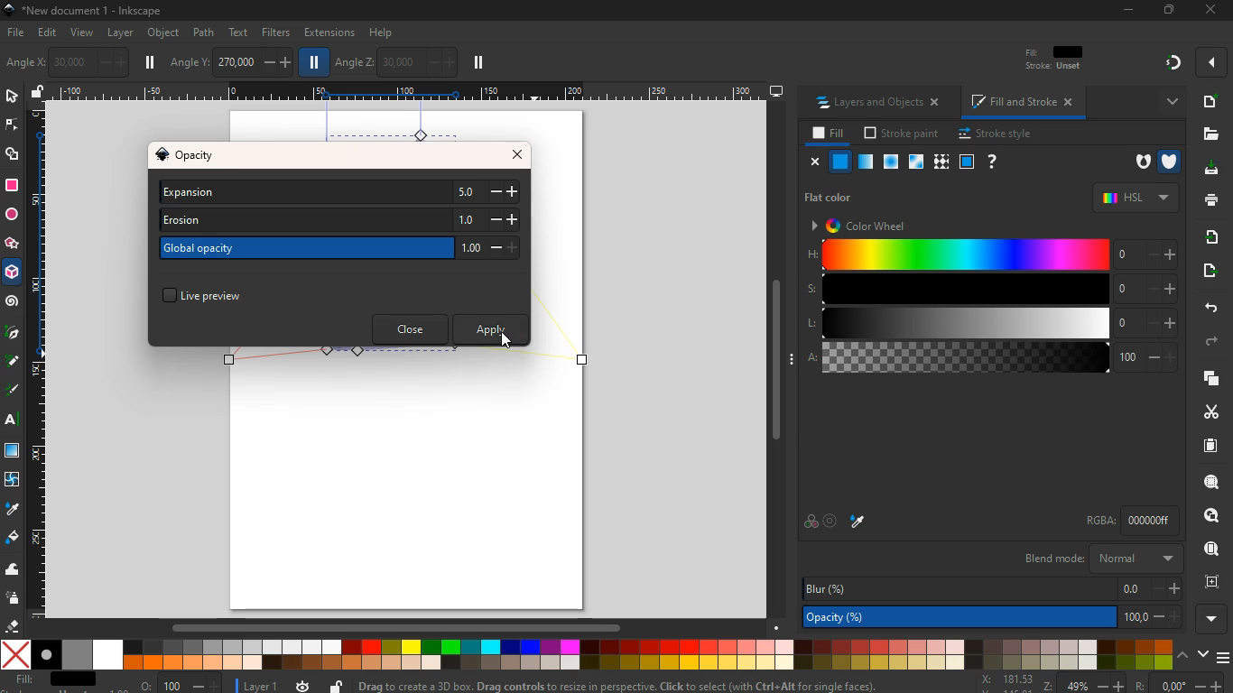 This screenshot has height=693, width=1233. What do you see at coordinates (204, 32) in the screenshot?
I see `path` at bounding box center [204, 32].